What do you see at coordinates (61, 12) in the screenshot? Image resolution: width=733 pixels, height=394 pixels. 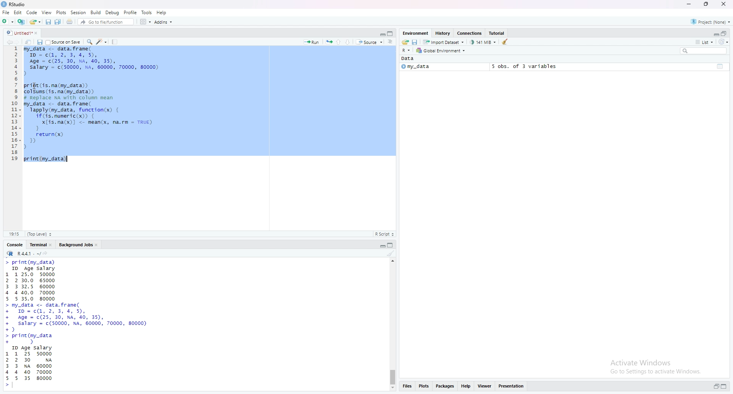 I see `Plots` at bounding box center [61, 12].